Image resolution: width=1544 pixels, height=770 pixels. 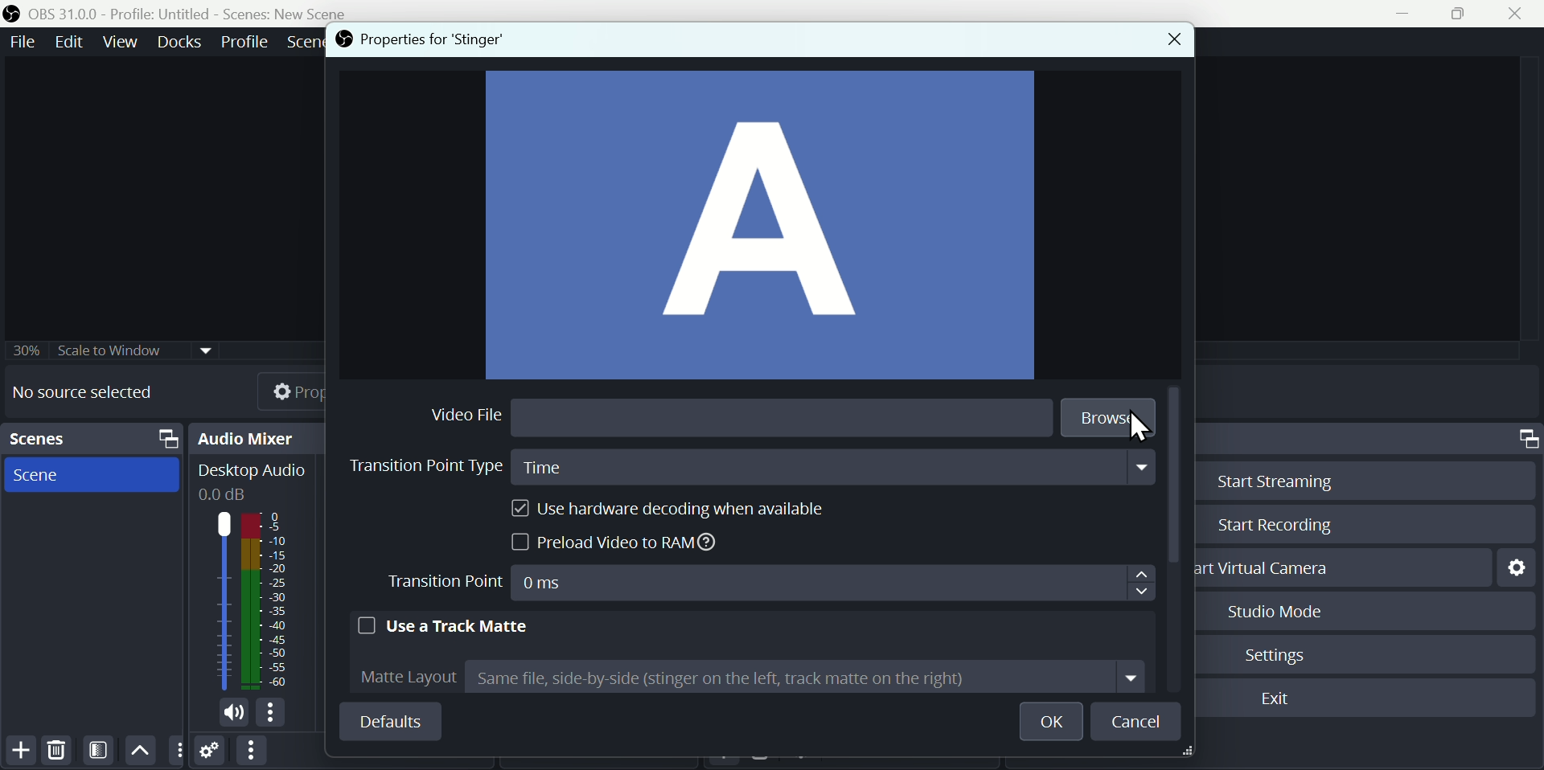 What do you see at coordinates (1408, 14) in the screenshot?
I see `minimise` at bounding box center [1408, 14].